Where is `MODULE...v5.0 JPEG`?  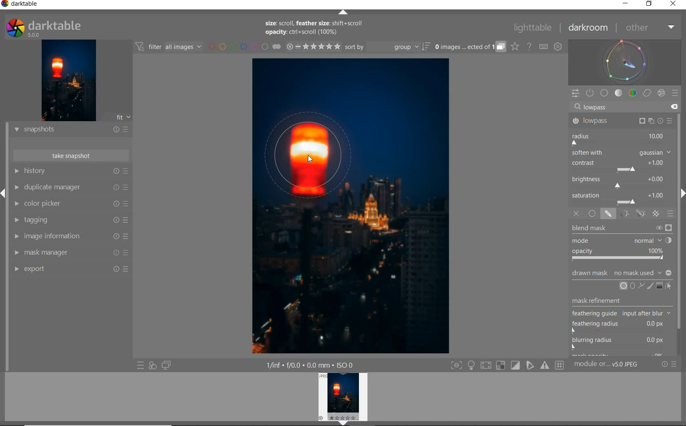
MODULE...v5.0 JPEG is located at coordinates (615, 365).